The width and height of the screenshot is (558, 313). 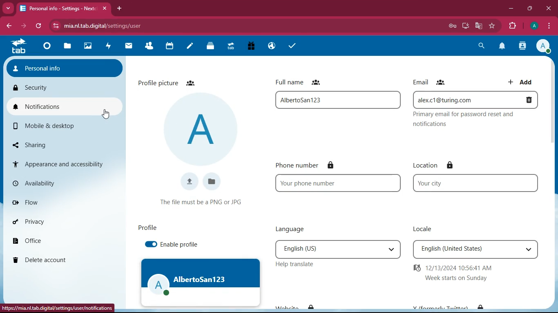 What do you see at coordinates (512, 26) in the screenshot?
I see `extensions` at bounding box center [512, 26].